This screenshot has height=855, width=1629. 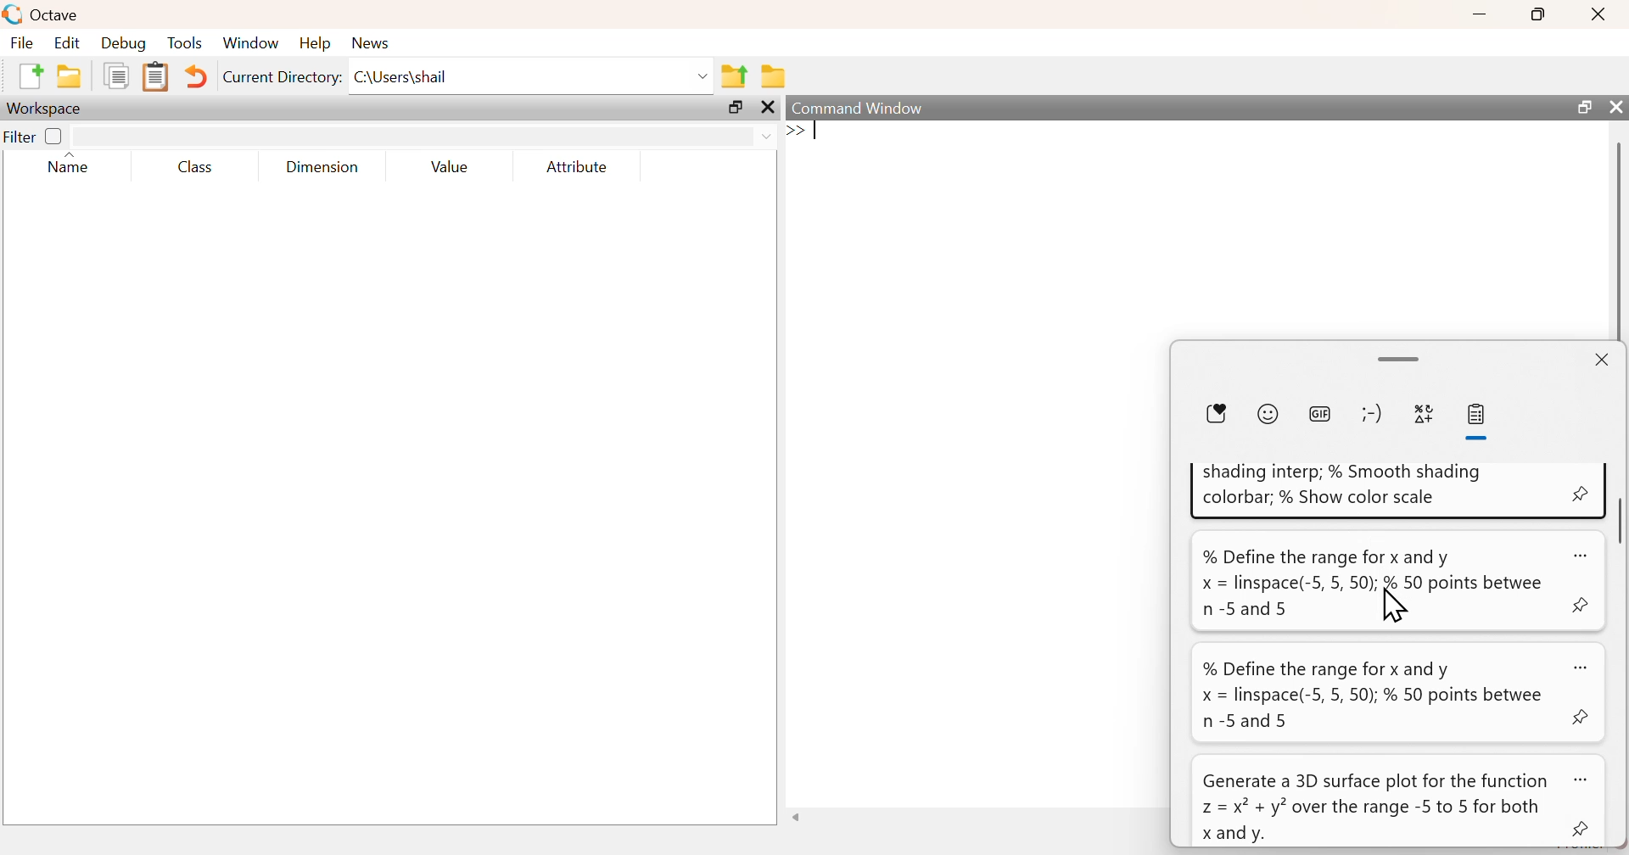 I want to click on Value, so click(x=449, y=166).